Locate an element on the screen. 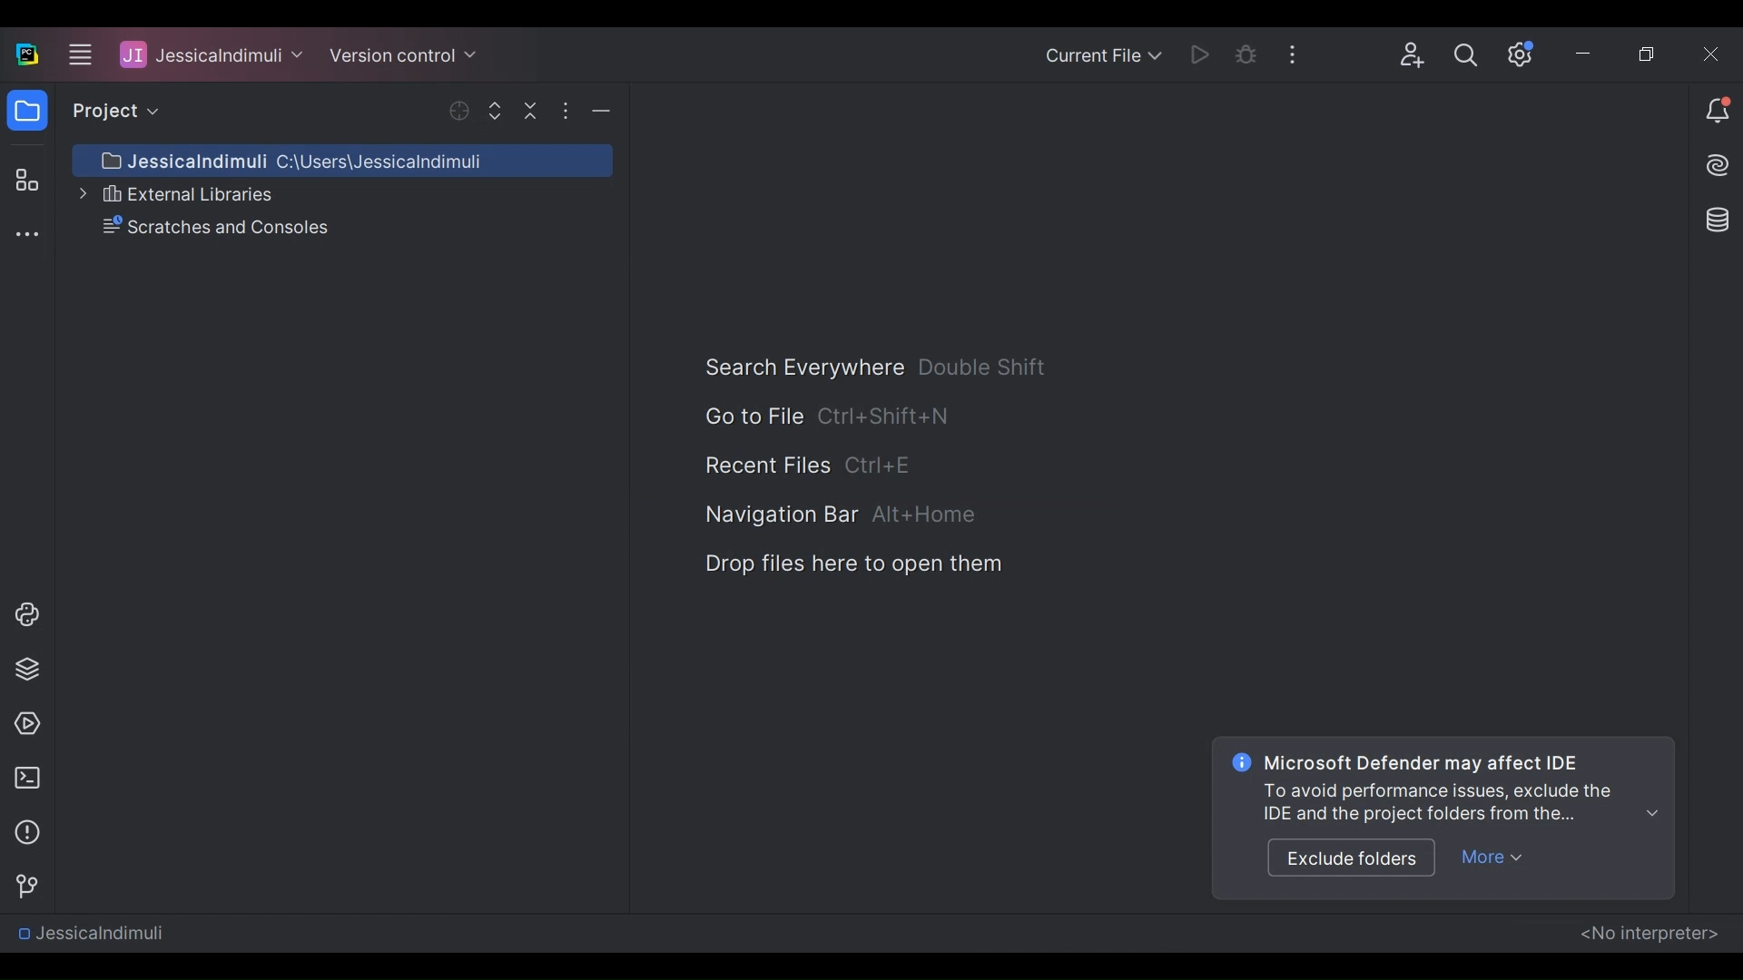 This screenshot has width=1743, height=980. More is located at coordinates (1492, 853).